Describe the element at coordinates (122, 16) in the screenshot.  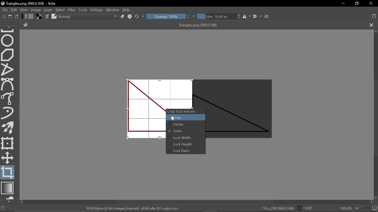
I see `Eraser` at that location.